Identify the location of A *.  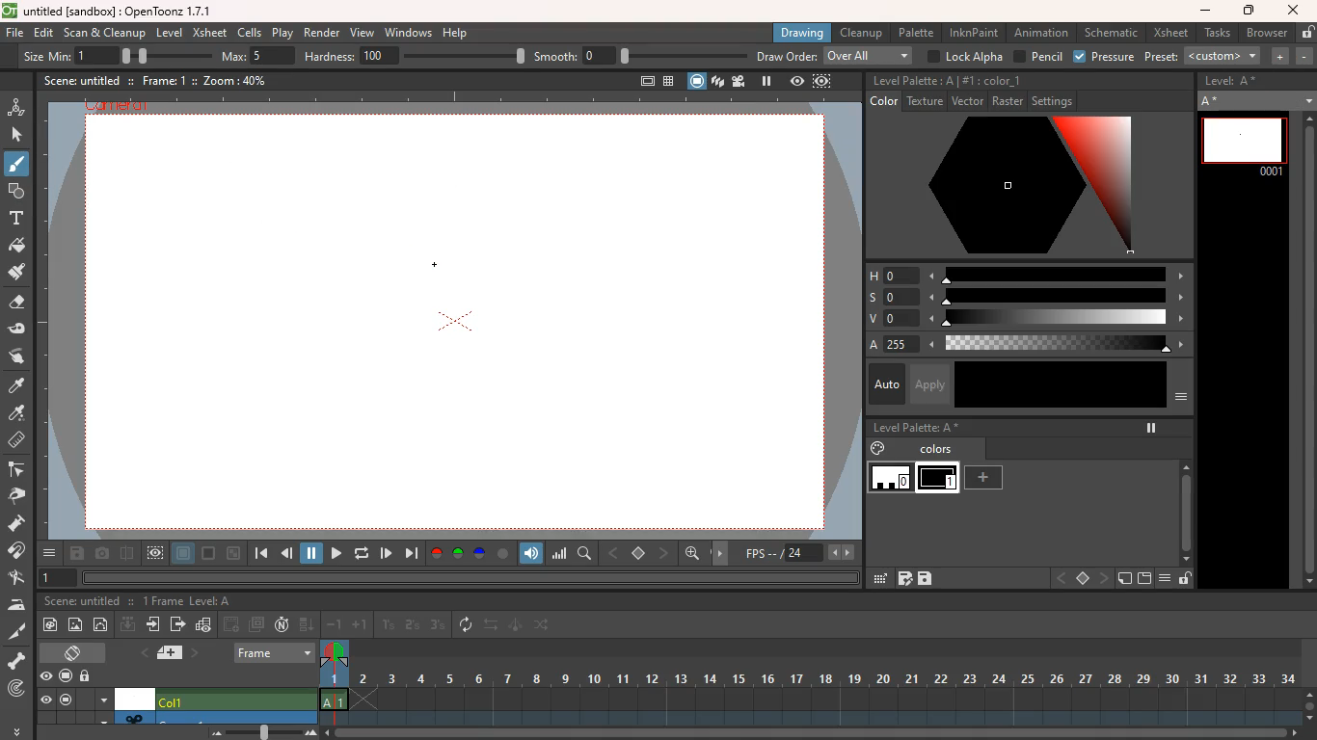
(1256, 100).